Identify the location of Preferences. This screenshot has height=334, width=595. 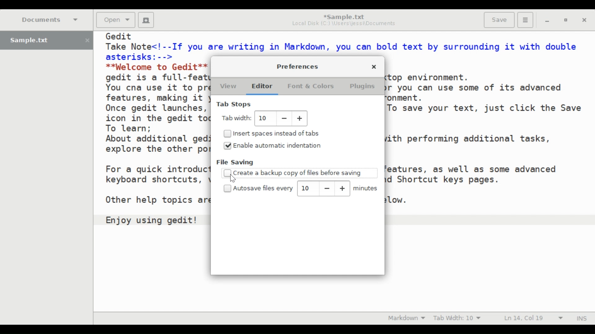
(298, 66).